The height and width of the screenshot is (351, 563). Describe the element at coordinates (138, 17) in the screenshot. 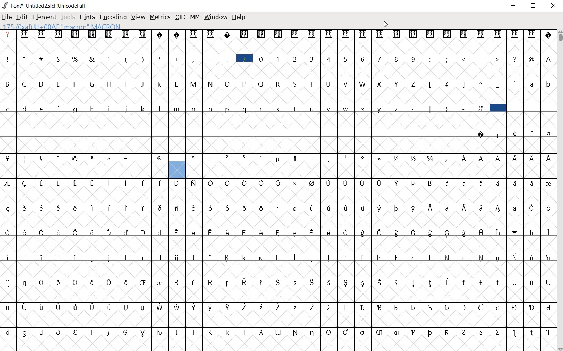

I see `view` at that location.